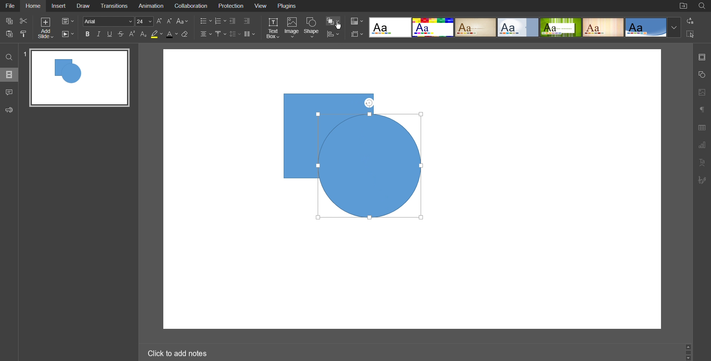 This screenshot has height=361, width=711. I want to click on Basic, so click(433, 27).